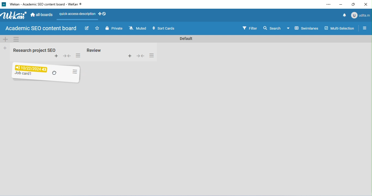 The image size is (372, 196). Describe the element at coordinates (103, 14) in the screenshot. I see `show-desktop-drag-handles` at that location.